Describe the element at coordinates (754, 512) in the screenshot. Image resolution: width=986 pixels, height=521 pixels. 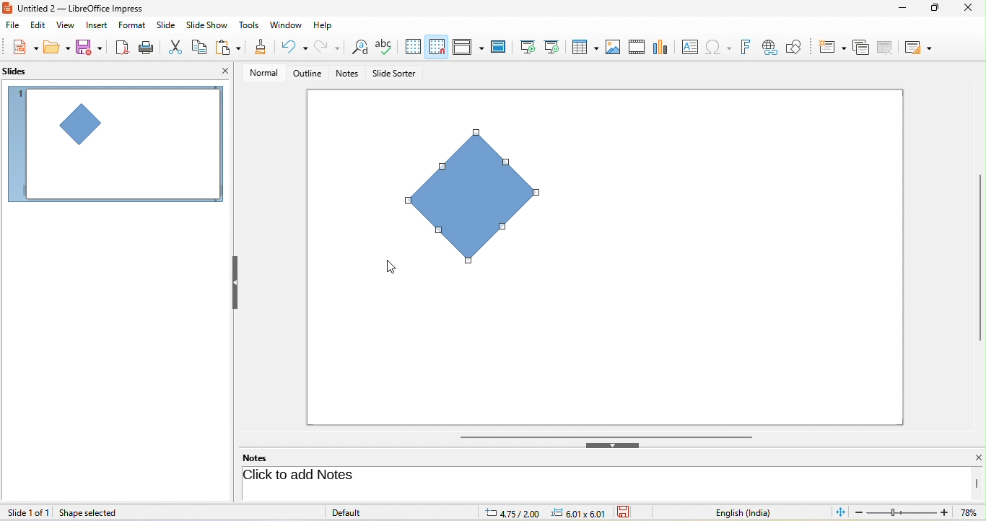
I see `text language` at that location.